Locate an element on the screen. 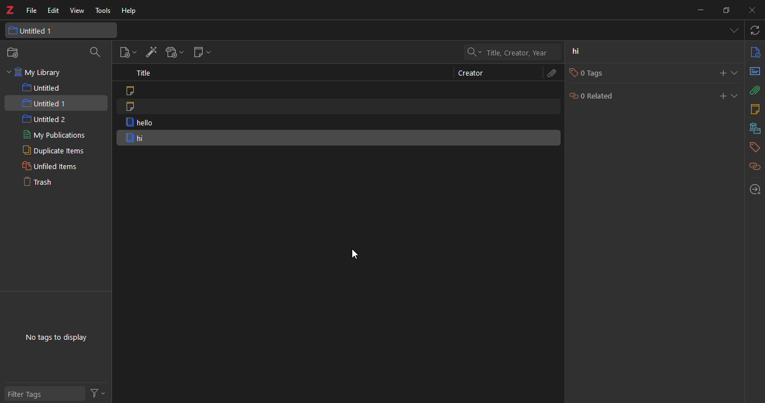 The image size is (765, 403). add item is located at coordinates (152, 52).